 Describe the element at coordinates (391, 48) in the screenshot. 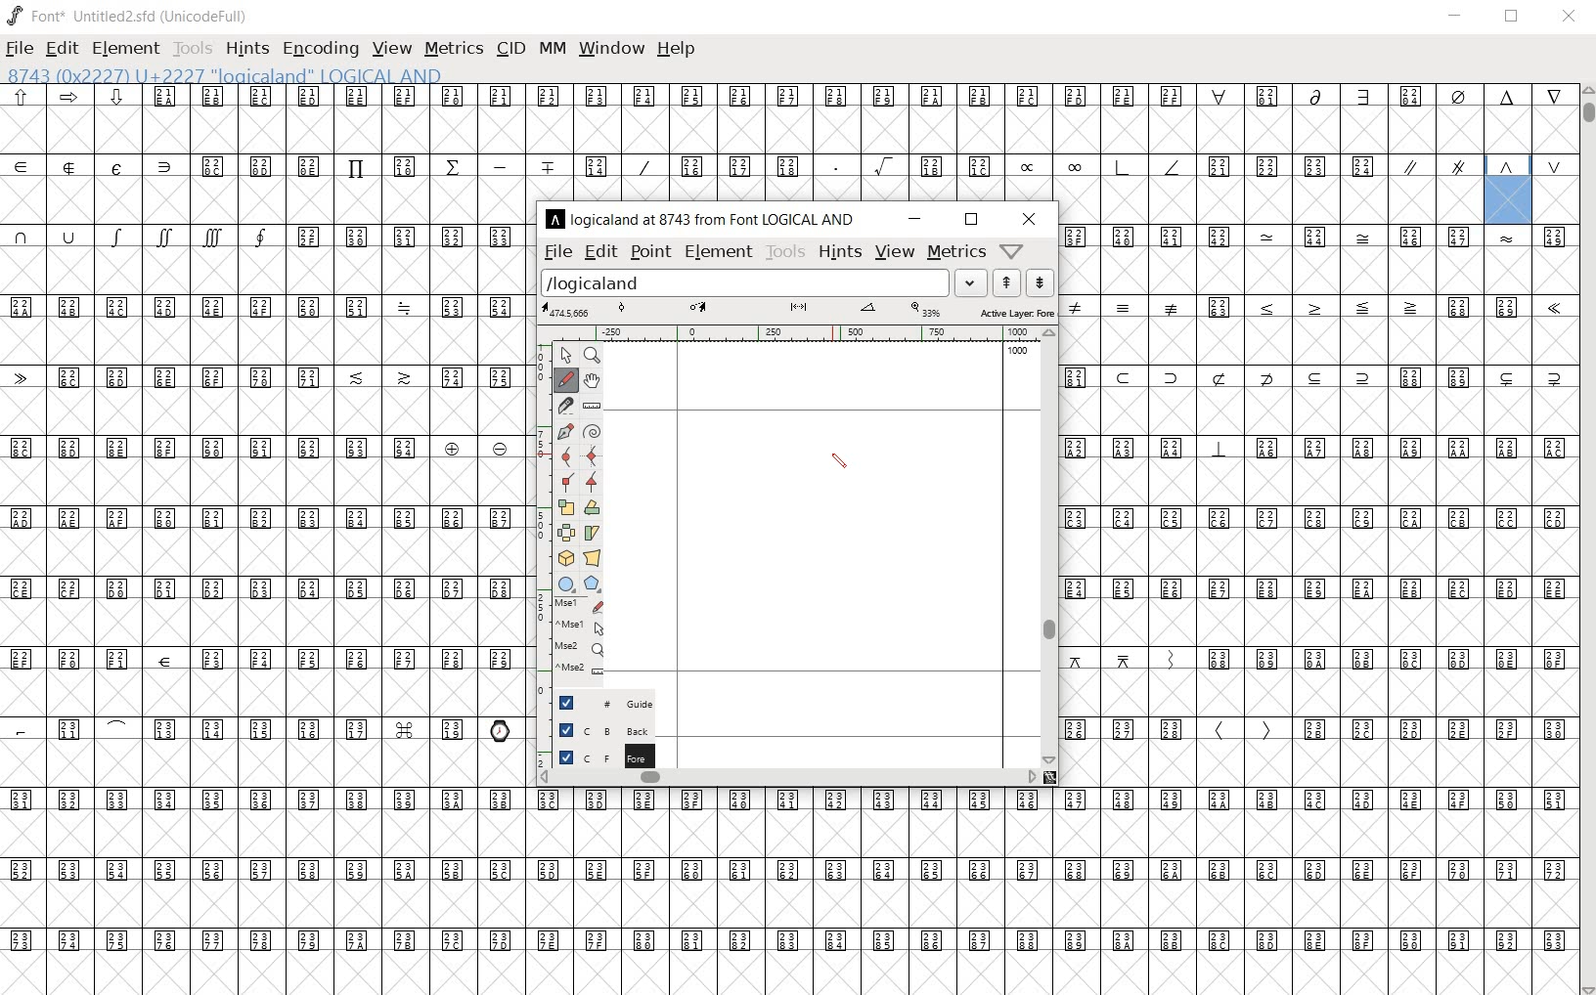

I see `view` at that location.